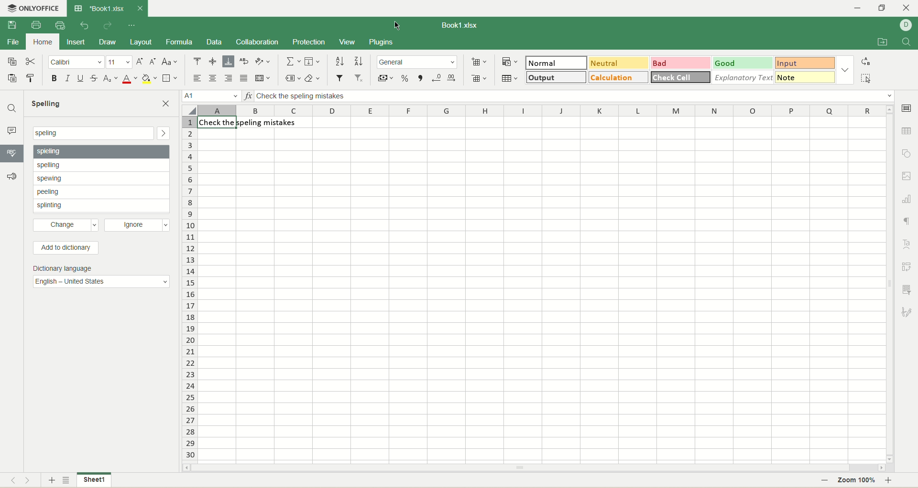 Image resolution: width=918 pixels, height=488 pixels. What do you see at coordinates (67, 79) in the screenshot?
I see `italic` at bounding box center [67, 79].